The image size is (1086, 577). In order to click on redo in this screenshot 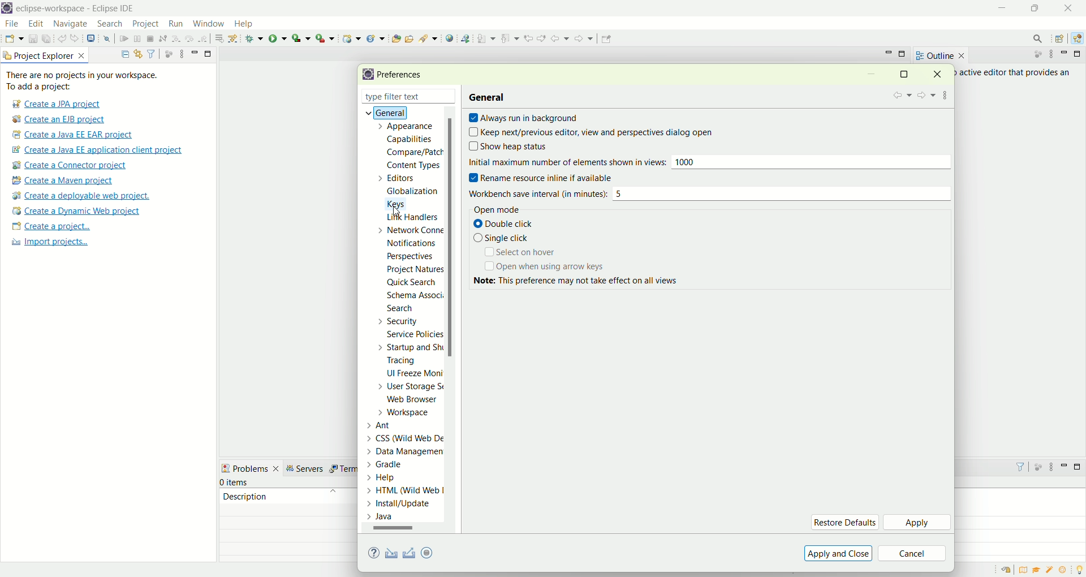, I will do `click(77, 38)`.